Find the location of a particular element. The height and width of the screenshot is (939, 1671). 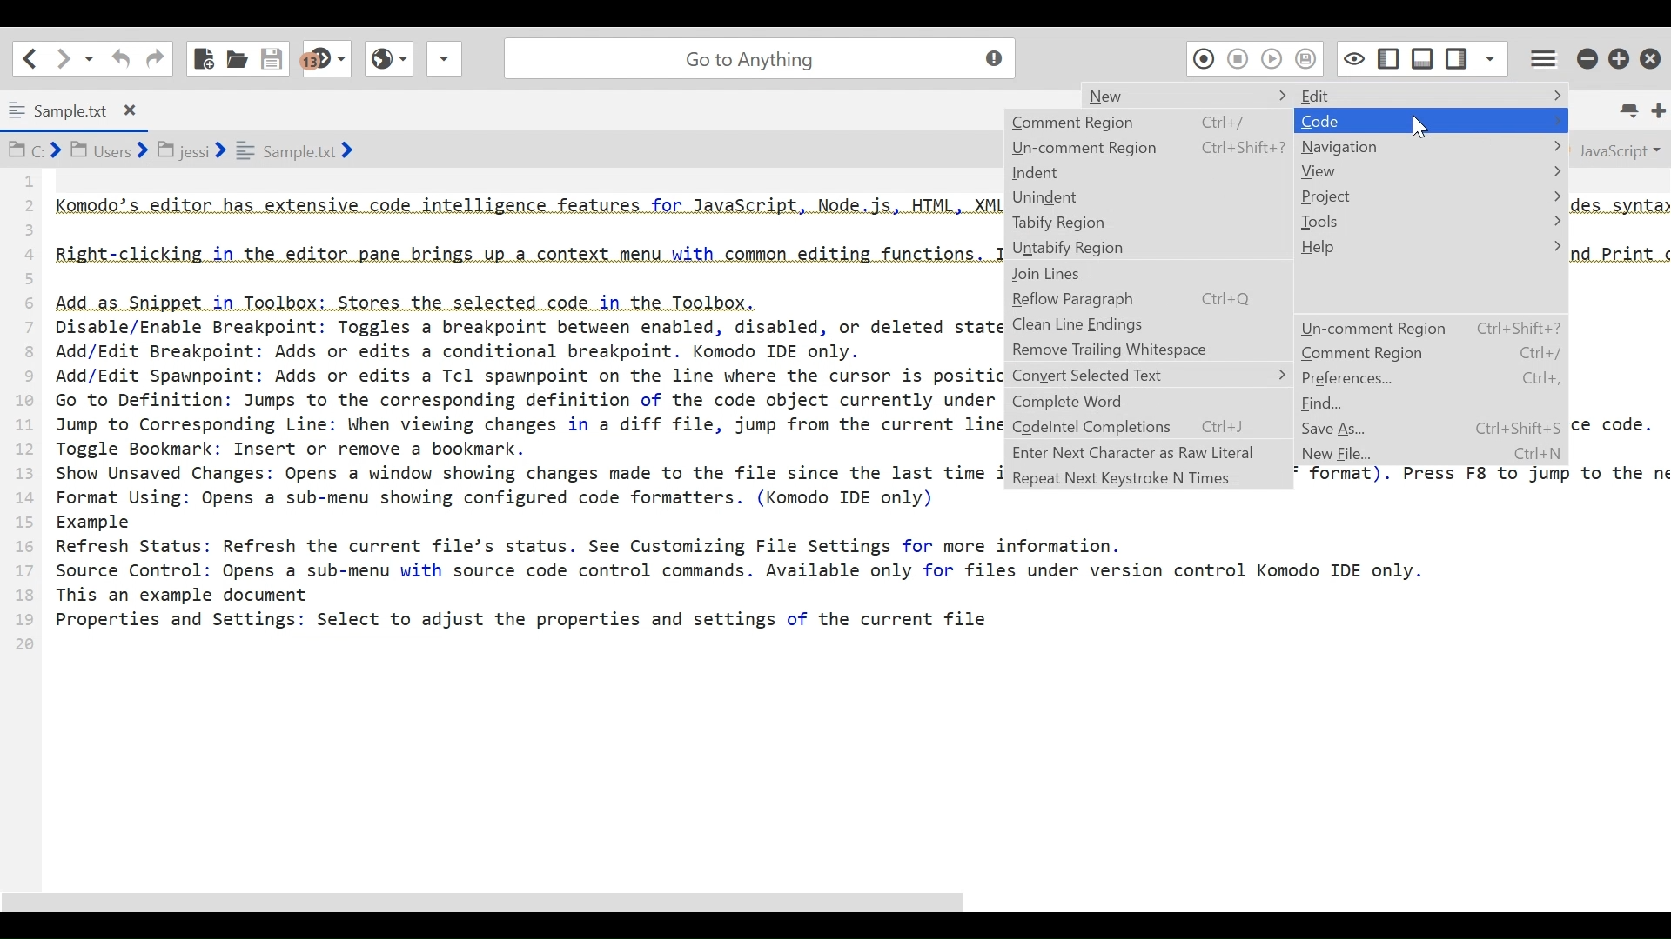

Remove Trailing Whitespace is located at coordinates (1146, 350).